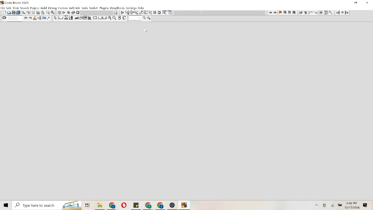 Image resolution: width=373 pixels, height=210 pixels. What do you see at coordinates (76, 18) in the screenshot?
I see `Move to corners` at bounding box center [76, 18].